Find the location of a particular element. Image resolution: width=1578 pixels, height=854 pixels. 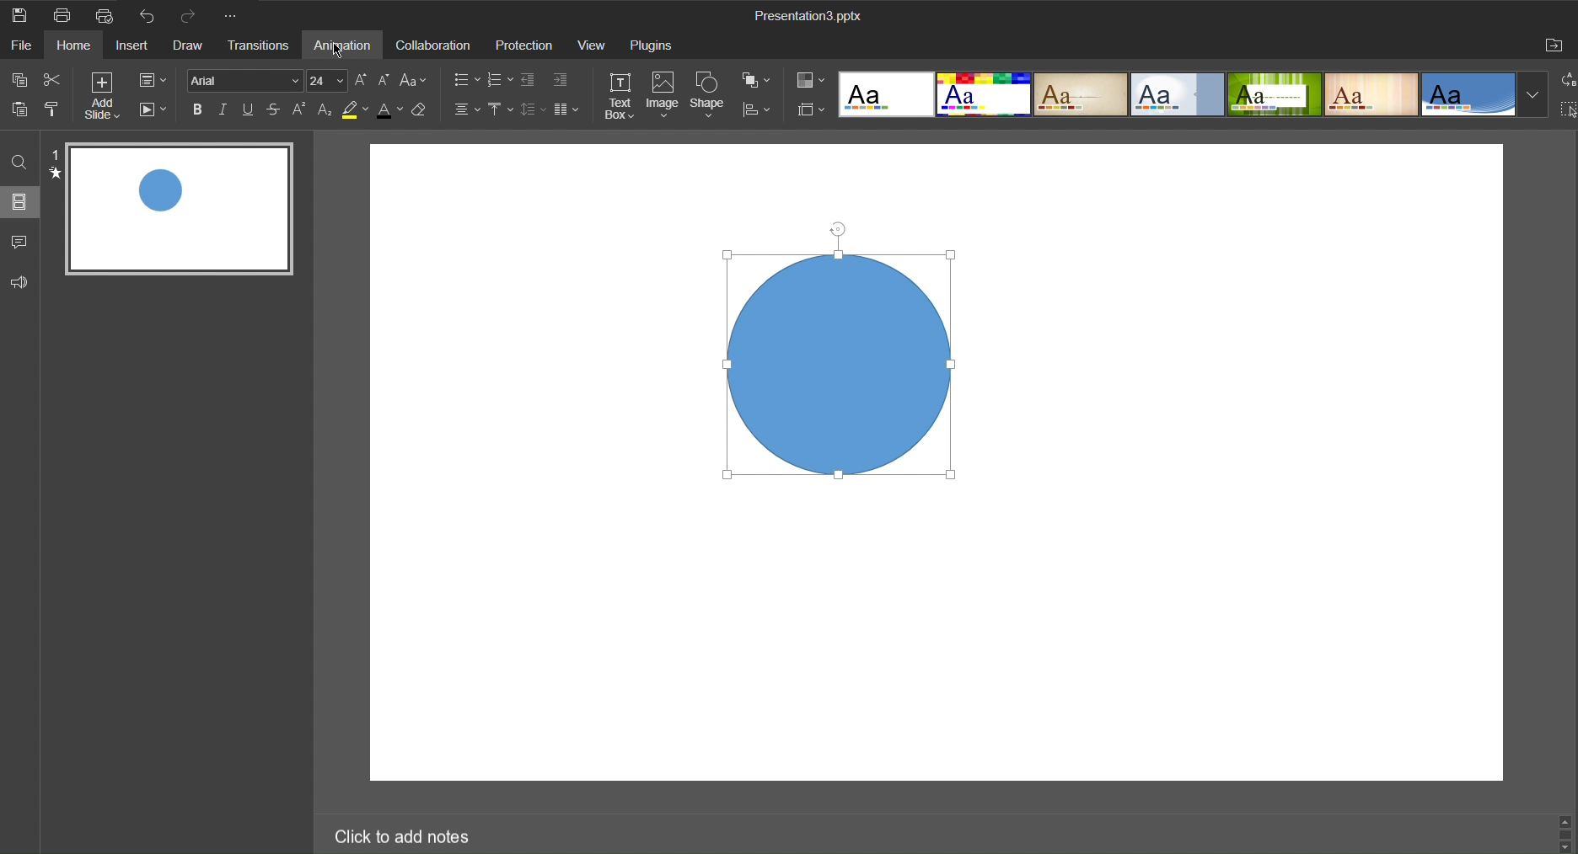

Colors is located at coordinates (809, 79).